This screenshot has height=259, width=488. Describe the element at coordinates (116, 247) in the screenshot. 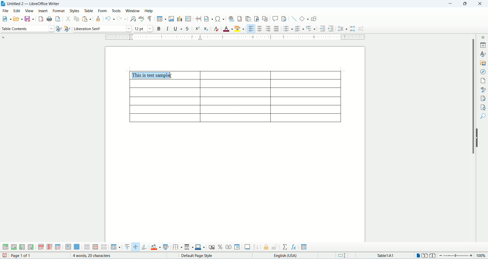

I see `optimize size` at that location.